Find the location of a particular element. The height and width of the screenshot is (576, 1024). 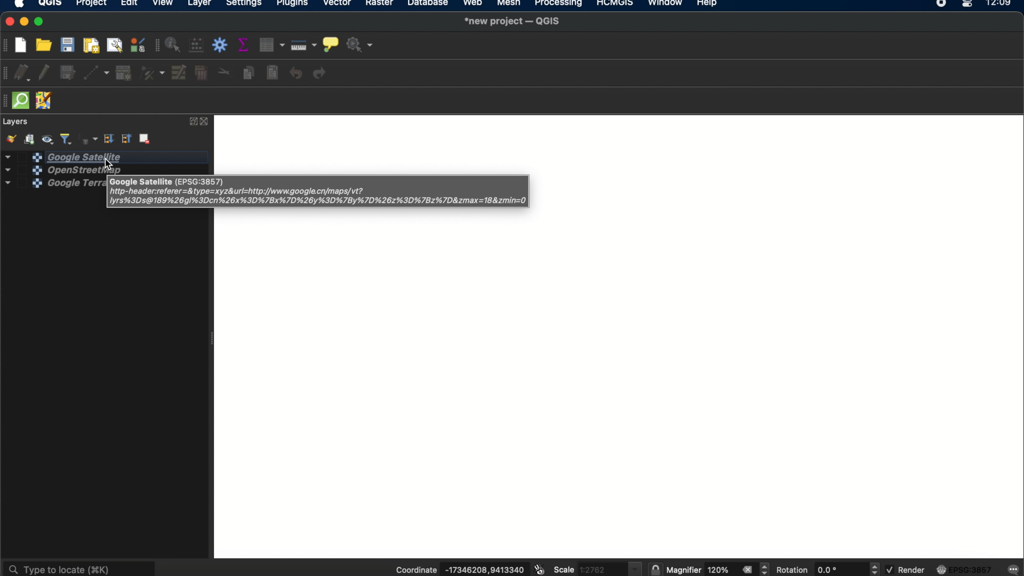

cursor is located at coordinates (106, 165).